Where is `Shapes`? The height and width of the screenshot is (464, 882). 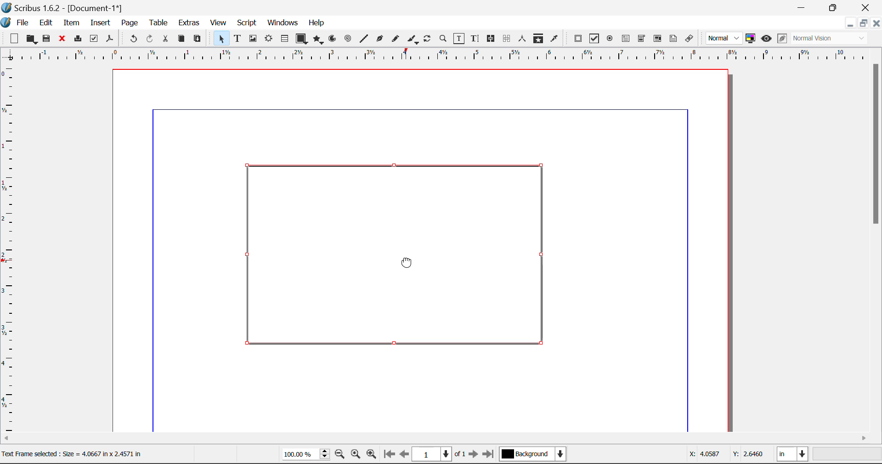 Shapes is located at coordinates (301, 38).